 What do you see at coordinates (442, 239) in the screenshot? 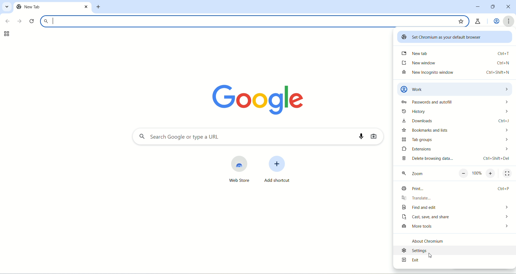
I see `about chromium` at bounding box center [442, 239].